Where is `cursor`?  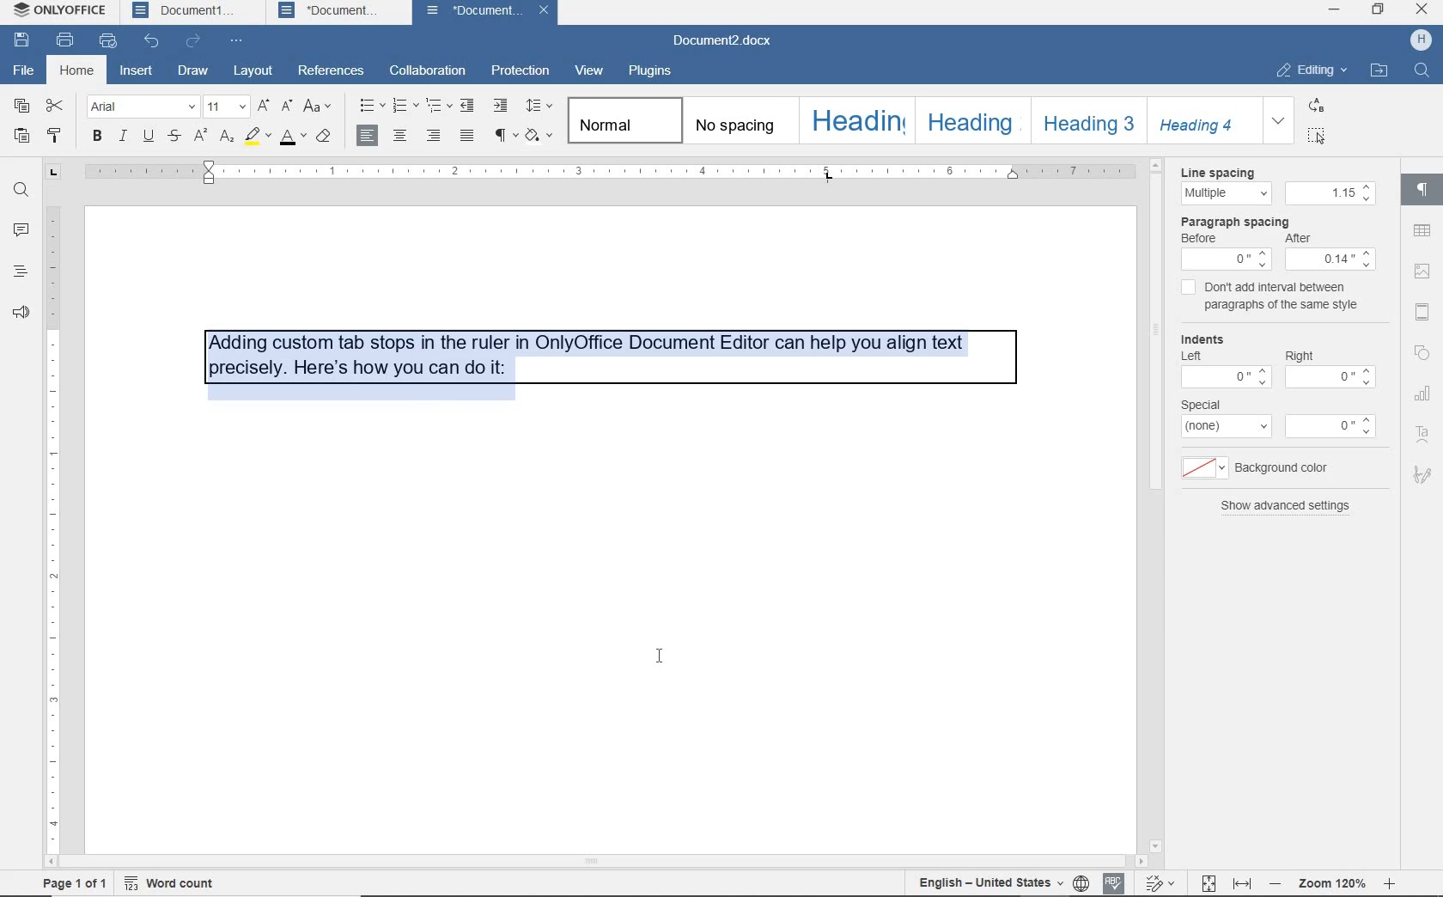
cursor is located at coordinates (1324, 142).